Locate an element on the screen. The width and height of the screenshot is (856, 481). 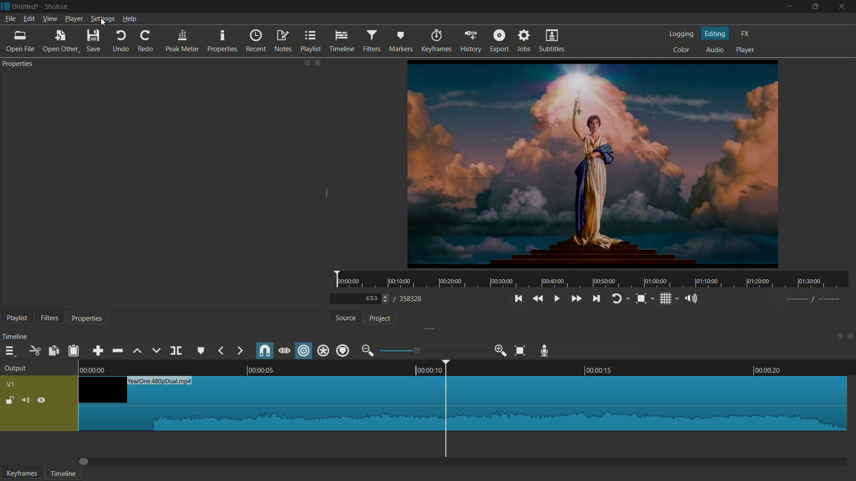
adjustment bar is located at coordinates (433, 350).